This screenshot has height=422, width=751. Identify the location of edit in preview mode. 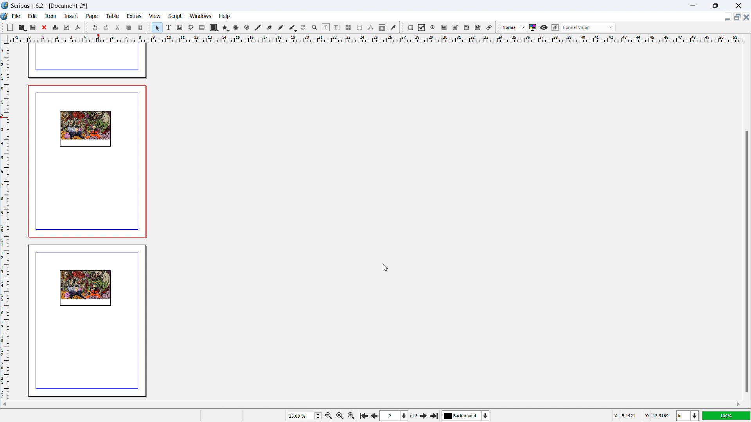
(555, 28).